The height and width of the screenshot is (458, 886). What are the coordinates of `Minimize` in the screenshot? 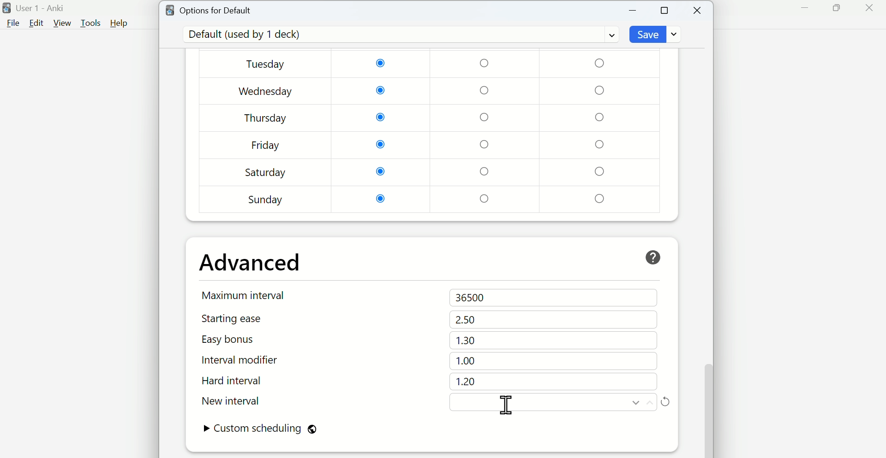 It's located at (805, 8).